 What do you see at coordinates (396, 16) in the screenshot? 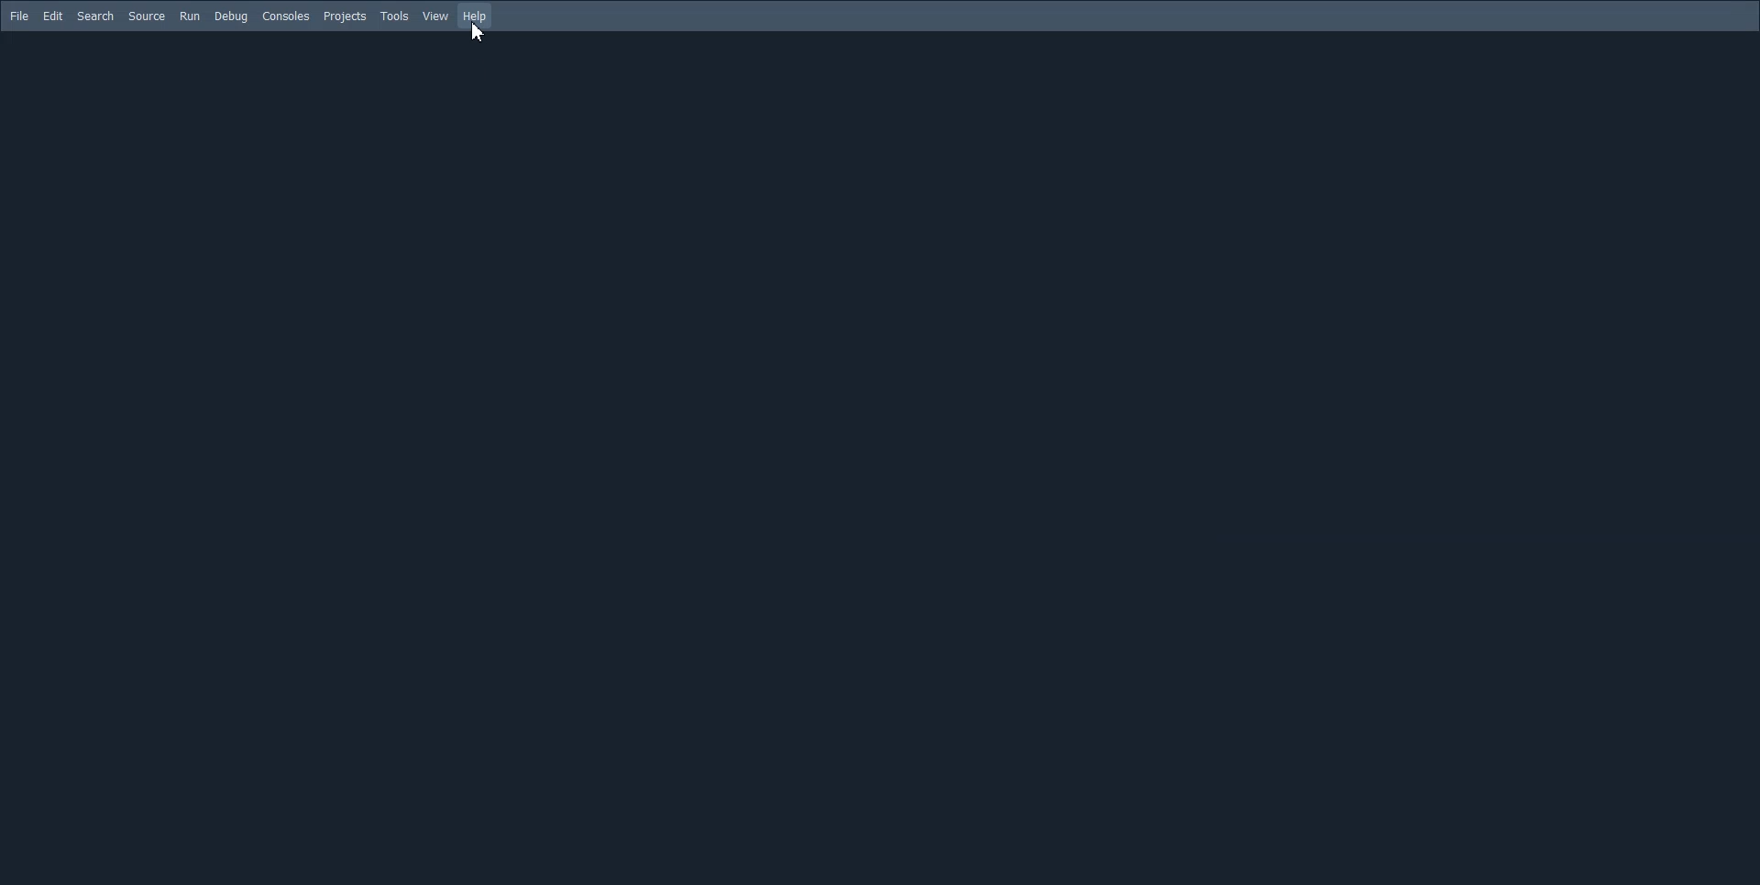
I see `Tools` at bounding box center [396, 16].